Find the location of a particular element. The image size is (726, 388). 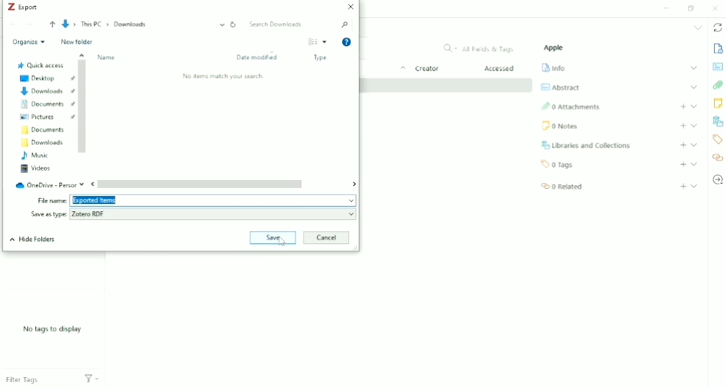

Desktop is located at coordinates (46, 78).